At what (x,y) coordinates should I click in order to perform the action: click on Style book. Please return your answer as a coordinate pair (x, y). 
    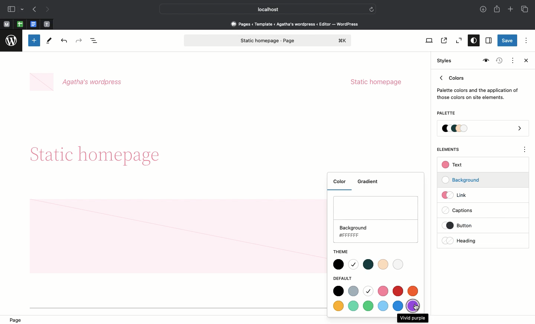
    Looking at the image, I should click on (485, 61).